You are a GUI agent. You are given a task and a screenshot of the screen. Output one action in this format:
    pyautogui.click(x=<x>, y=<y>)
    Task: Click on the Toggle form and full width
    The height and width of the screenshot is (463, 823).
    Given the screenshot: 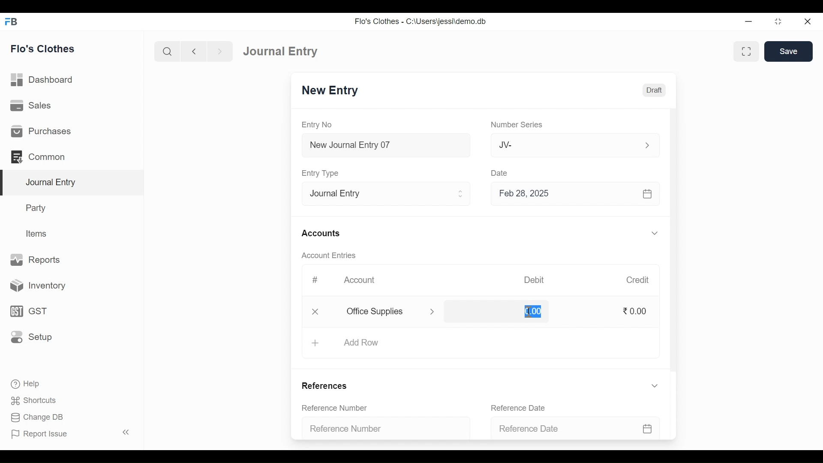 What is the action you would take?
    pyautogui.click(x=746, y=52)
    